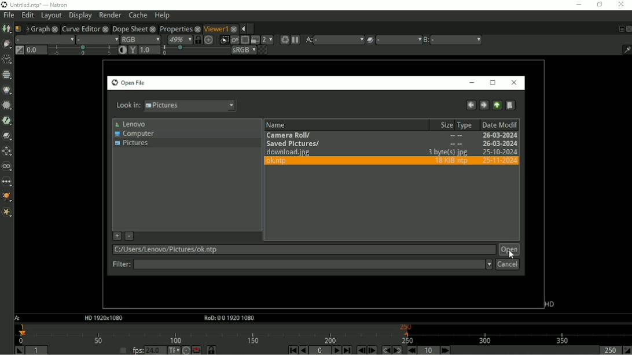 This screenshot has height=355, width=632. What do you see at coordinates (323, 333) in the screenshot?
I see `Timeline` at bounding box center [323, 333].